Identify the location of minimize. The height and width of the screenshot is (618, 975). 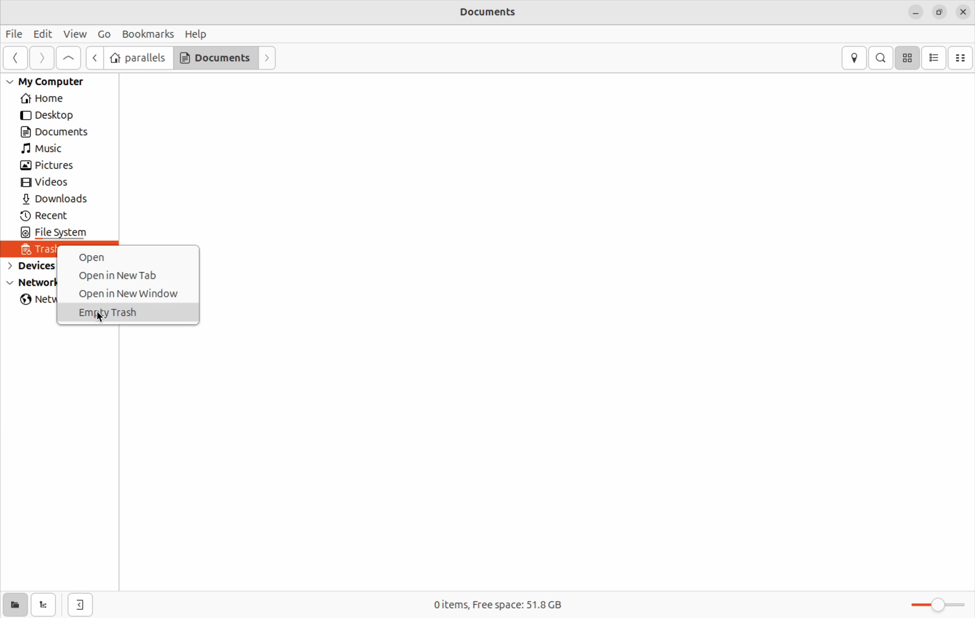
(915, 13).